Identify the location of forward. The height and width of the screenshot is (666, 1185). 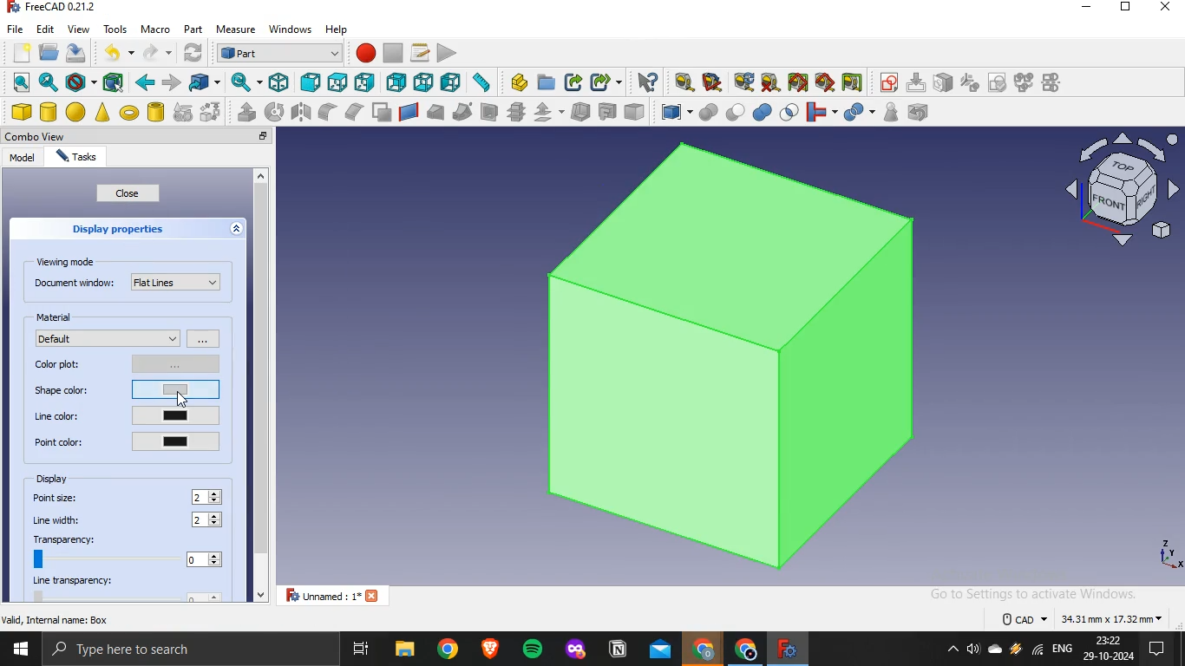
(172, 82).